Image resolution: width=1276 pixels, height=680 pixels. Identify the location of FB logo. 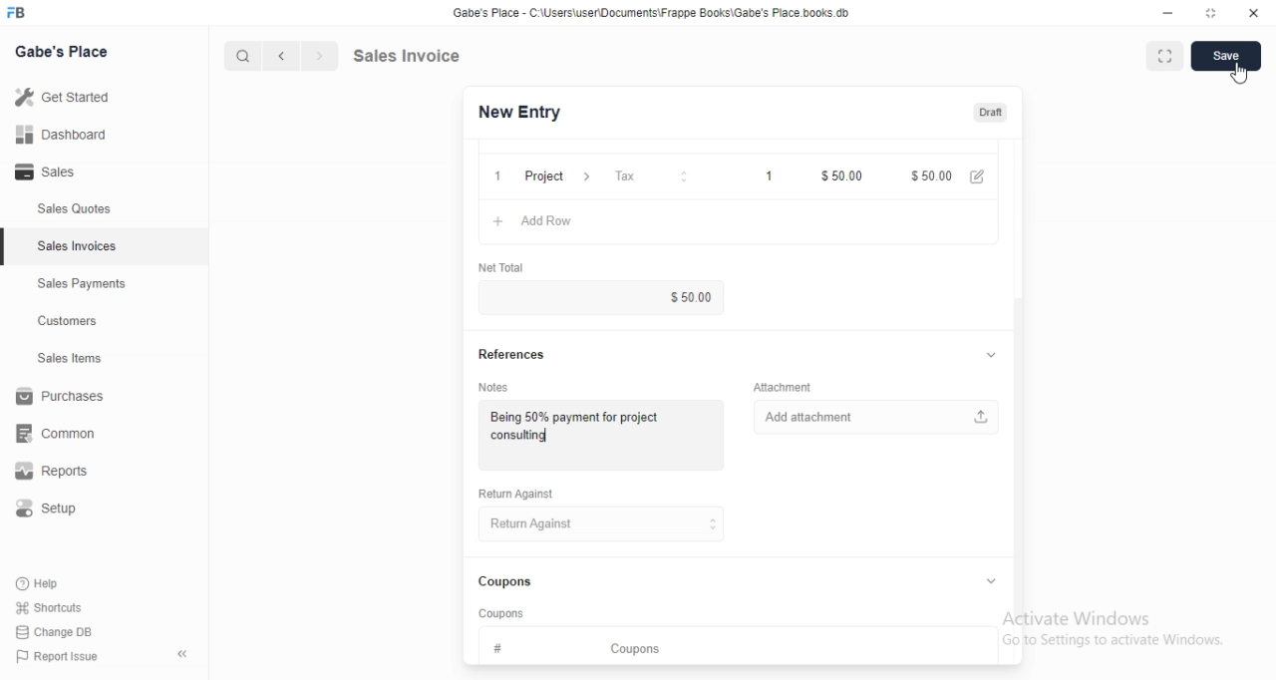
(20, 13).